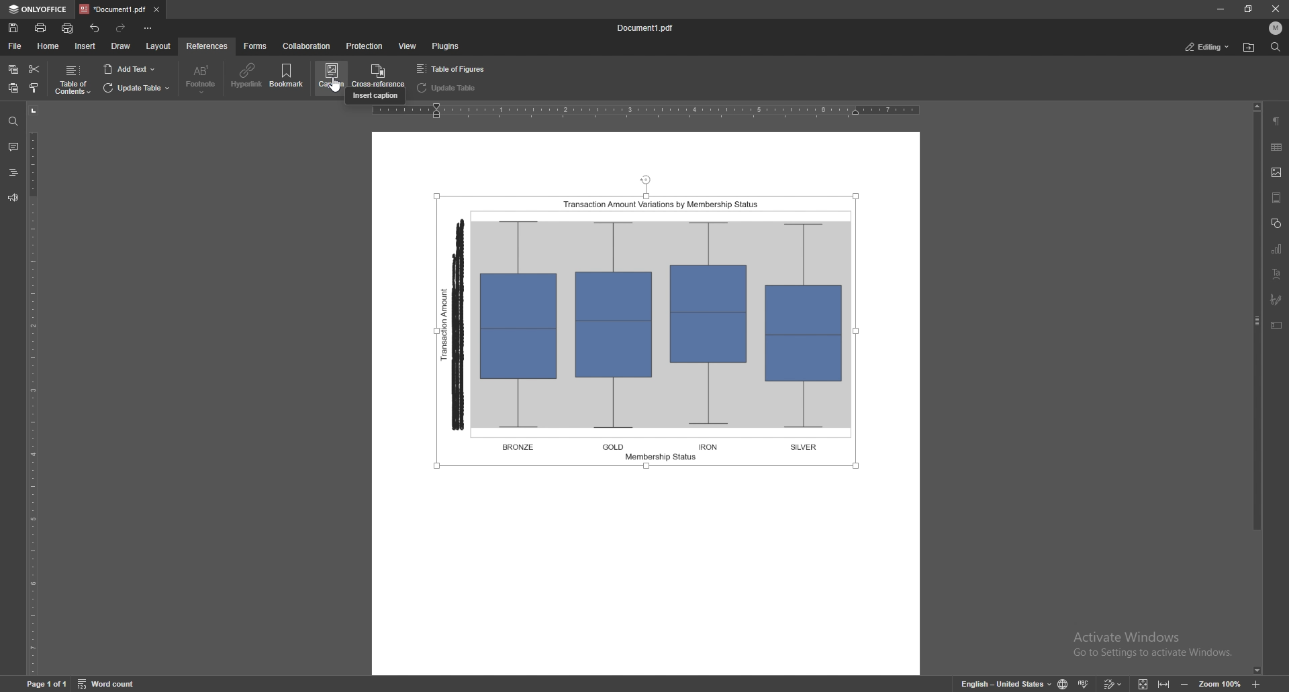 The image size is (1289, 692). Describe the element at coordinates (34, 88) in the screenshot. I see `copy style` at that location.